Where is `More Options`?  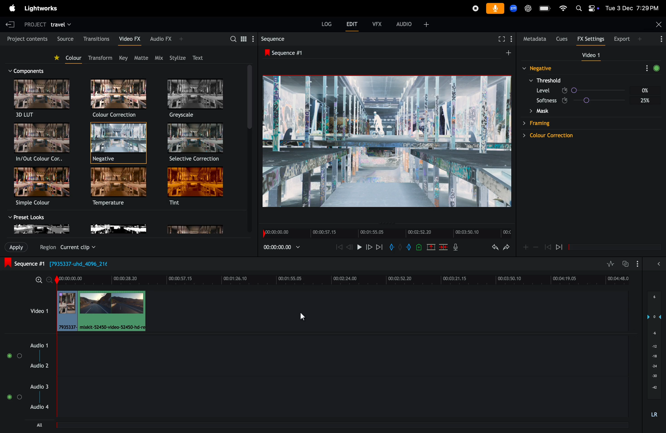
More Options is located at coordinates (653, 69).